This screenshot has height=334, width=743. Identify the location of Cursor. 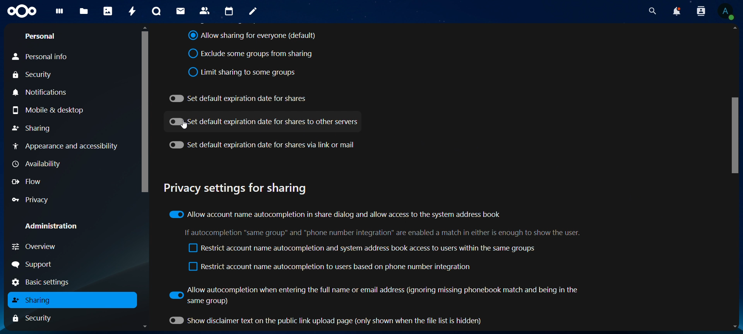
(185, 126).